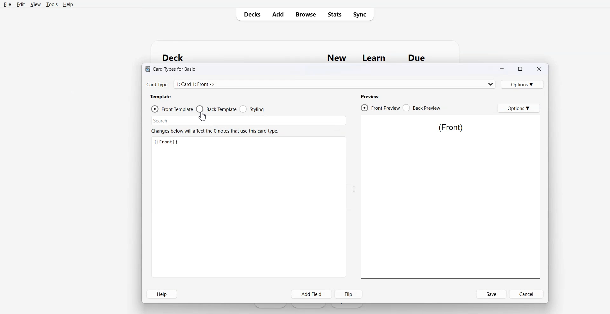  Describe the element at coordinates (244, 121) in the screenshot. I see `Search bar` at that location.